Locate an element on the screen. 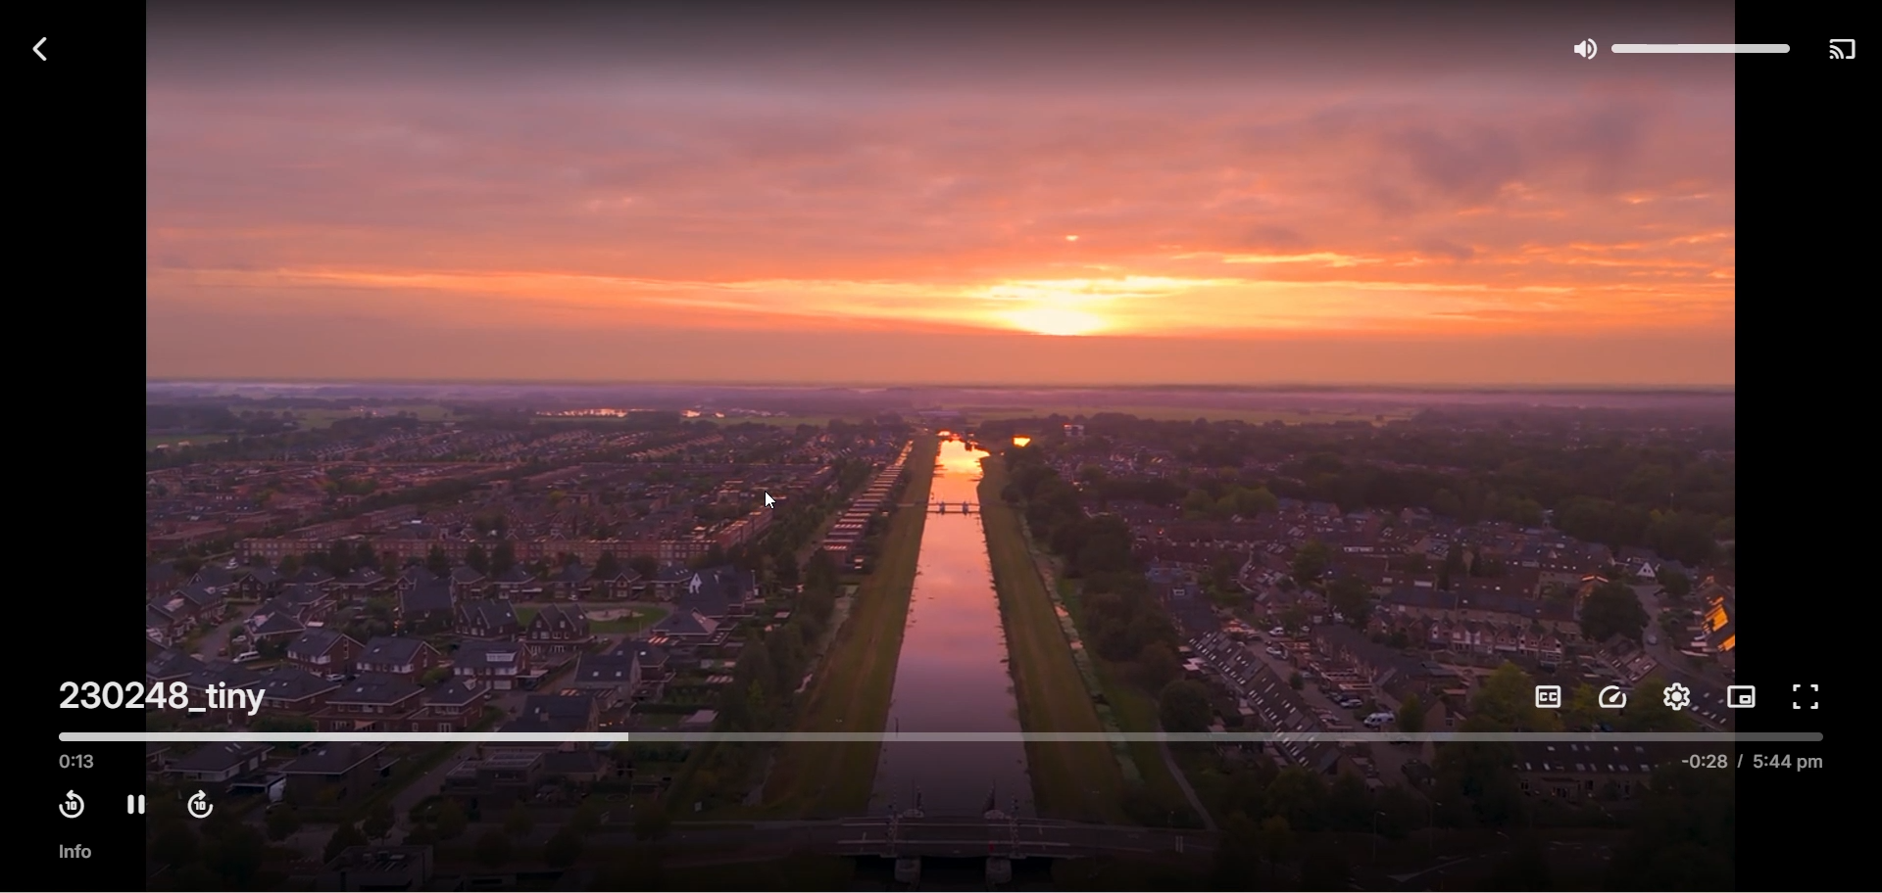 Image resolution: width=1882 pixels, height=893 pixels. rewind is located at coordinates (73, 807).